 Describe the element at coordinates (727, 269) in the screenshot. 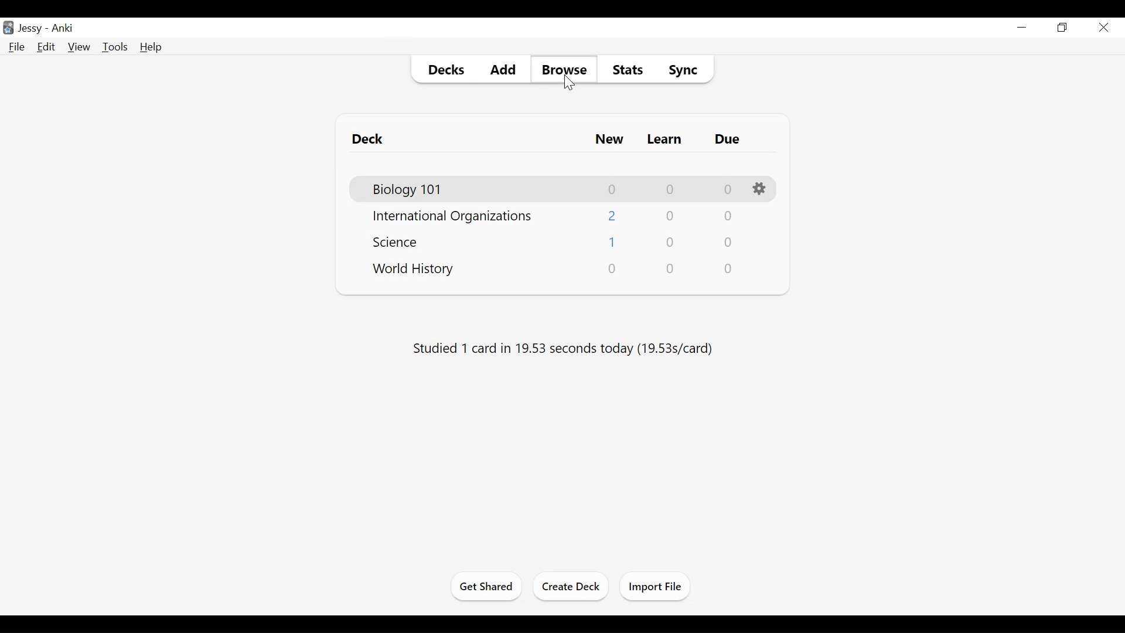

I see `Due Card Count` at that location.